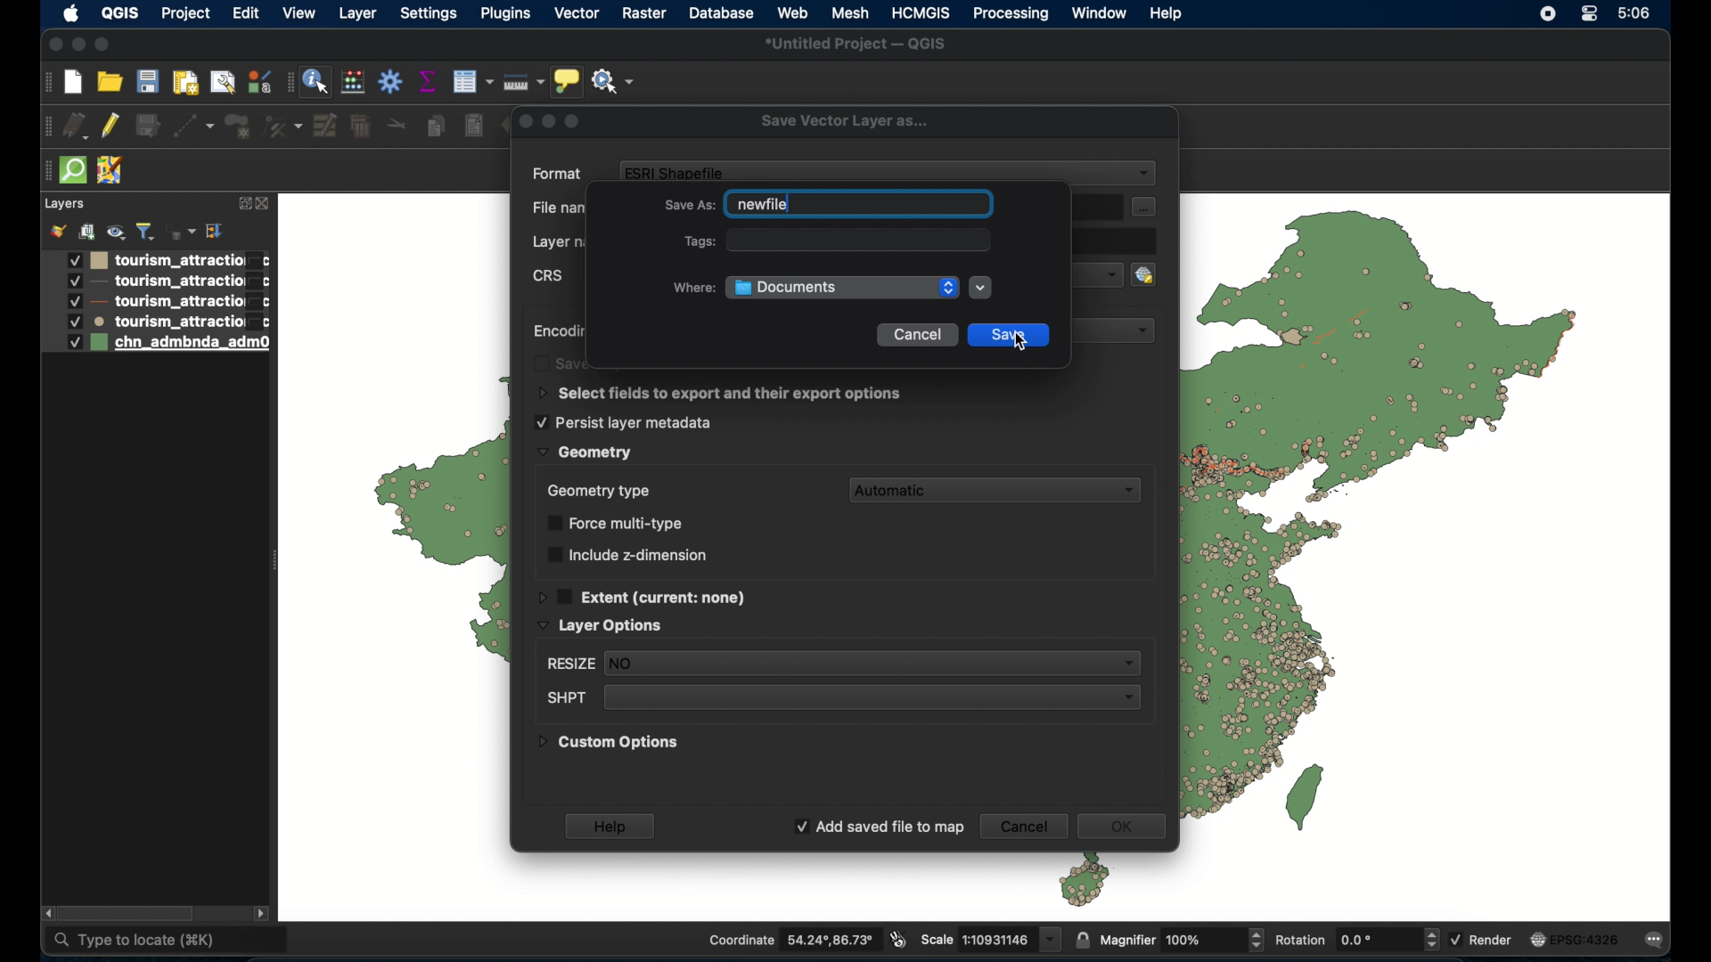 The height and width of the screenshot is (962, 1711). Describe the element at coordinates (472, 83) in the screenshot. I see `open attribute table` at that location.